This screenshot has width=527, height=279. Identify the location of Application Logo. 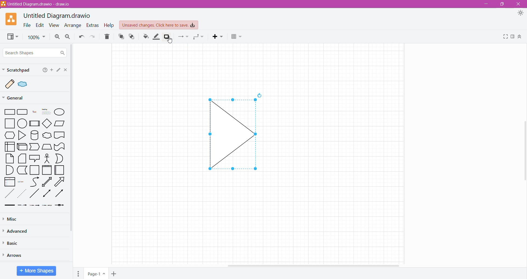
(9, 19).